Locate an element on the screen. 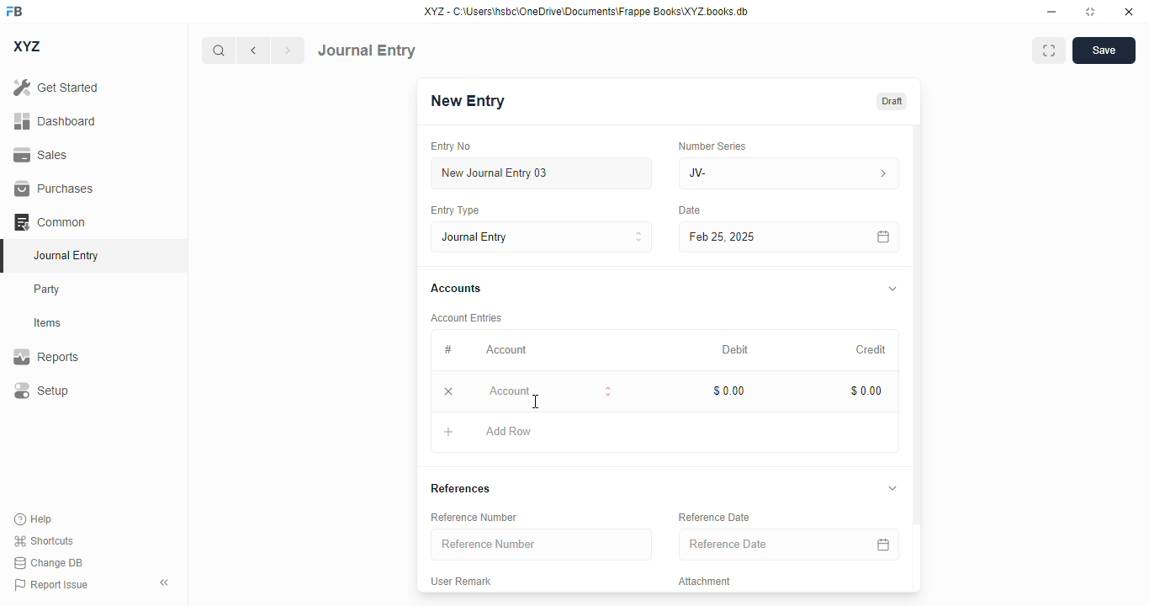 The image size is (1149, 606). calendar icon is located at coordinates (884, 237).